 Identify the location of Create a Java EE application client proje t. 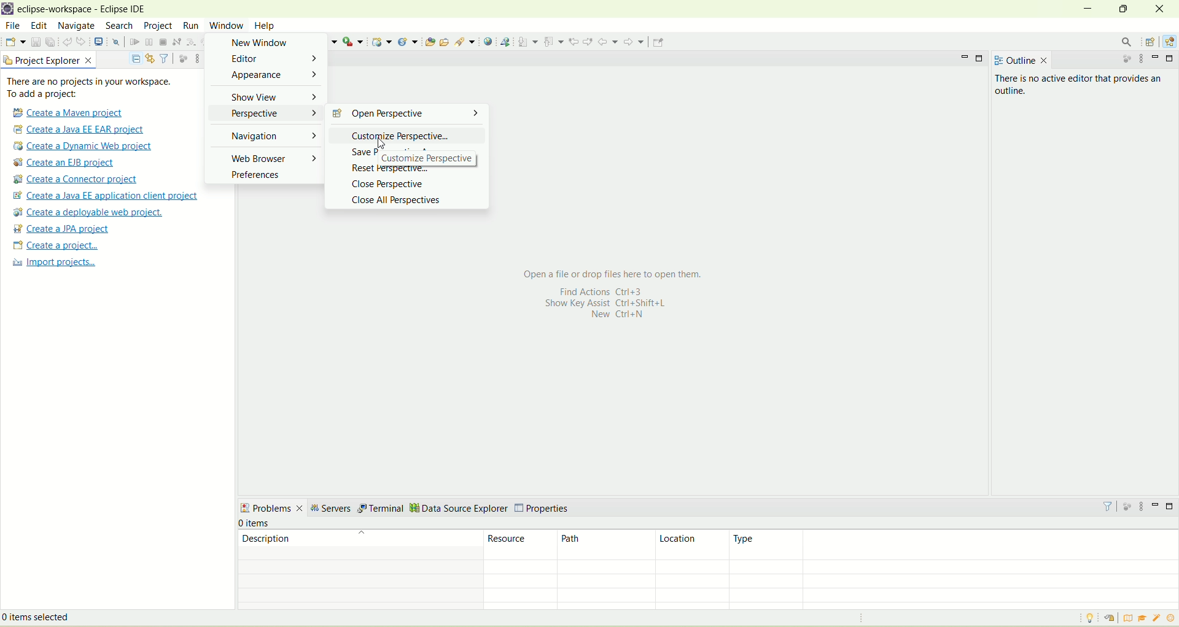
(108, 196).